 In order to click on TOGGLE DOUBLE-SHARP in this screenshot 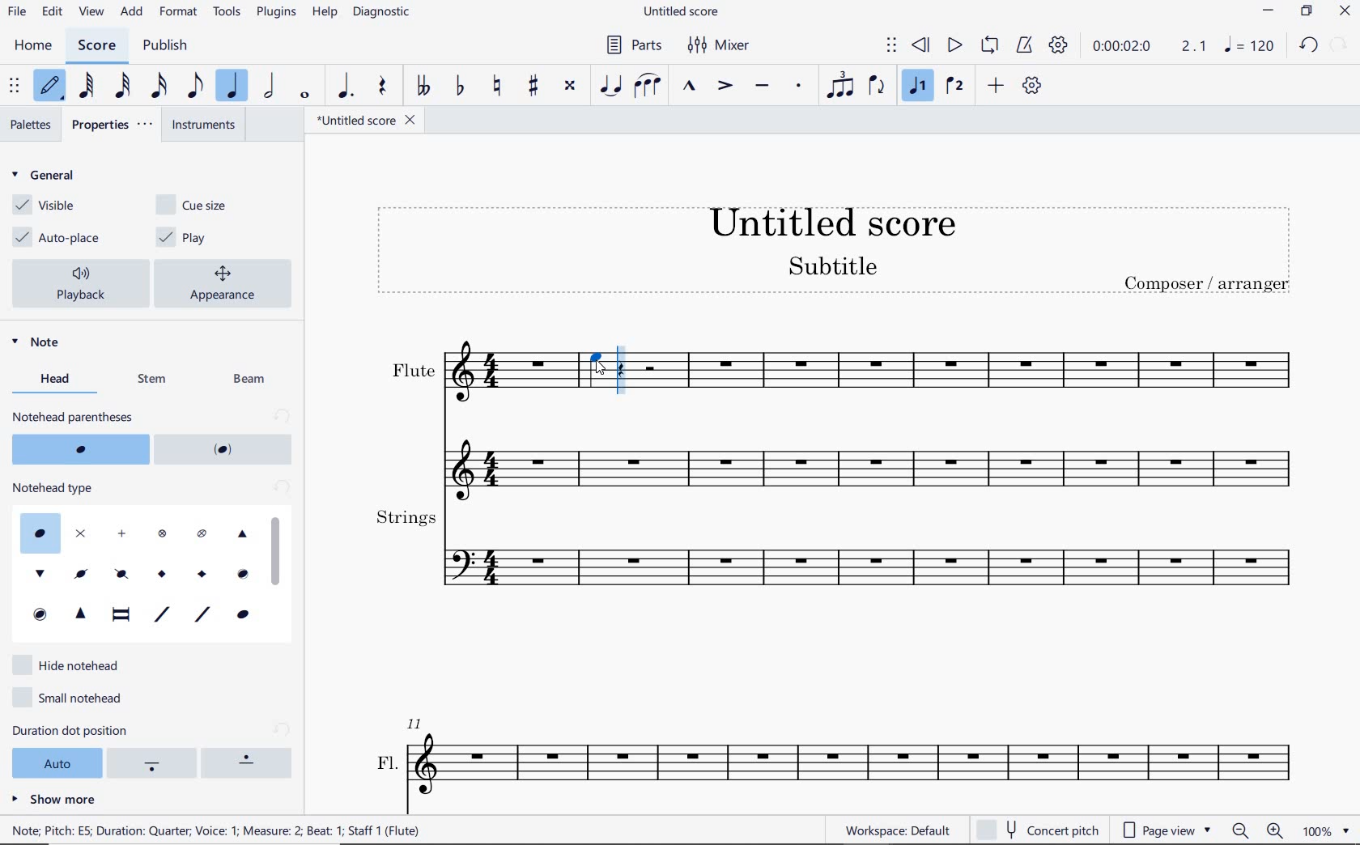, I will do `click(569, 84)`.